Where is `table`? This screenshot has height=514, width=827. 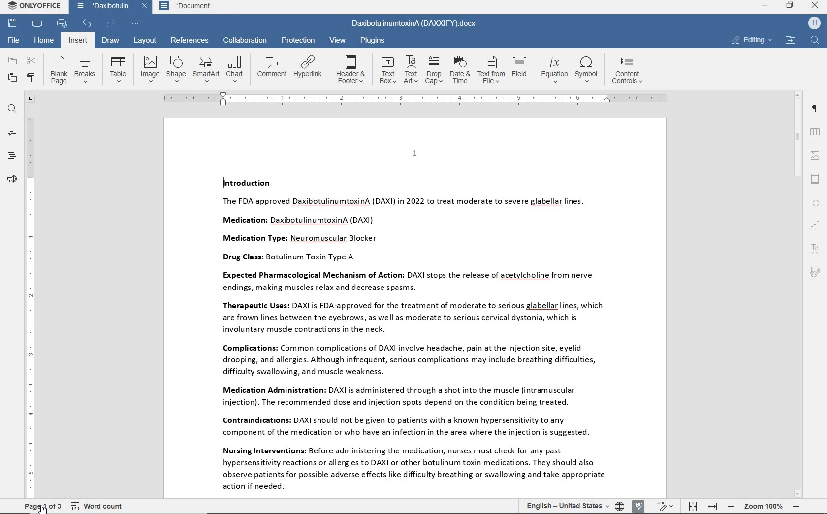 table is located at coordinates (118, 69).